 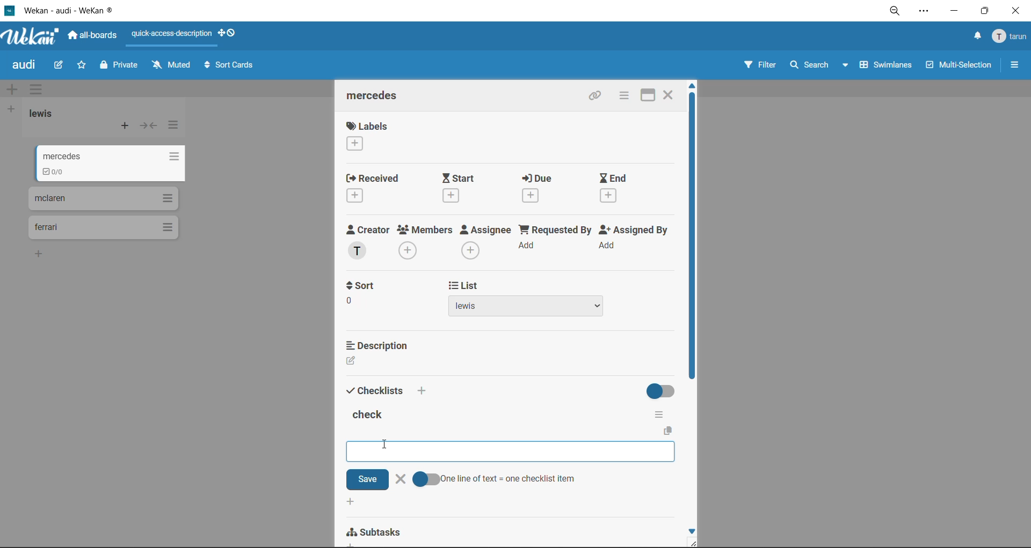 I want to click on checklists, so click(x=375, y=389).